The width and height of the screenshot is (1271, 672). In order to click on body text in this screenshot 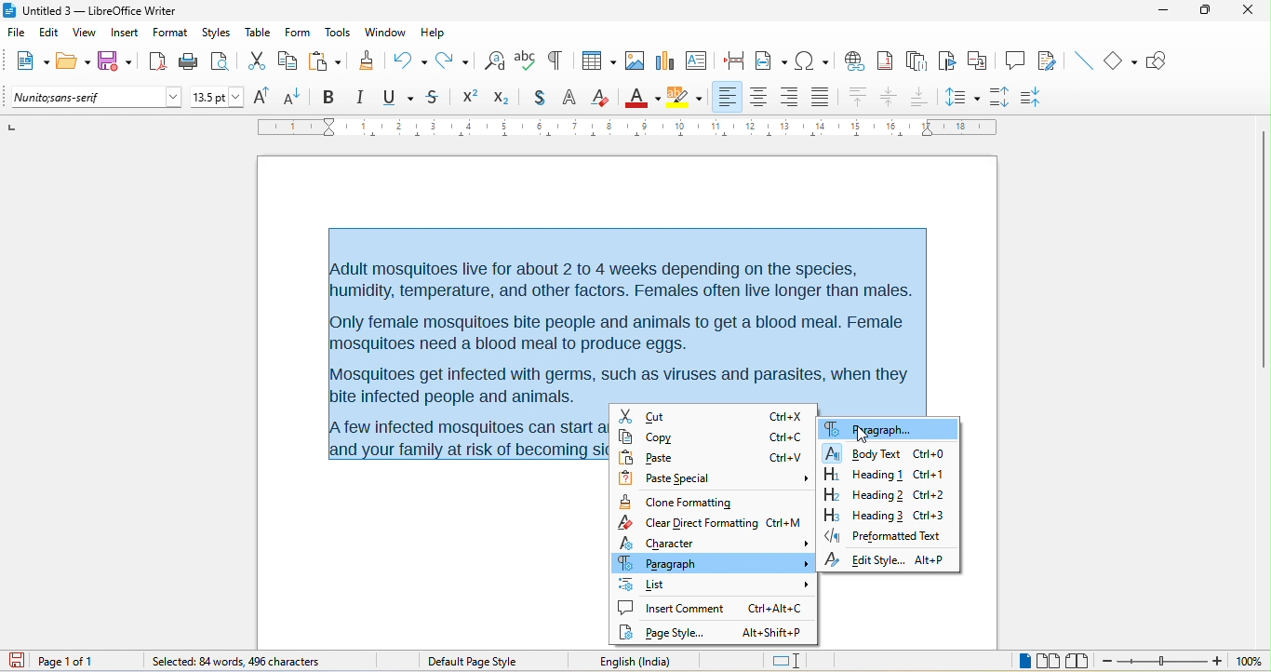, I will do `click(863, 452)`.